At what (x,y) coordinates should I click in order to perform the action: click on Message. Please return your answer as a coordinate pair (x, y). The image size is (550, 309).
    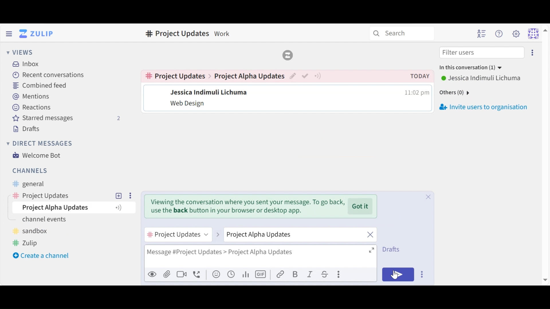
    Looking at the image, I should click on (188, 104).